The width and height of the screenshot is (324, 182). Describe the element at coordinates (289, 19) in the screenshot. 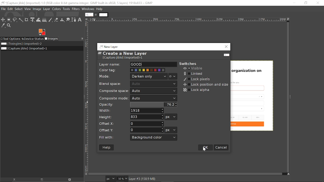

I see `Zoom image when window size changes` at that location.